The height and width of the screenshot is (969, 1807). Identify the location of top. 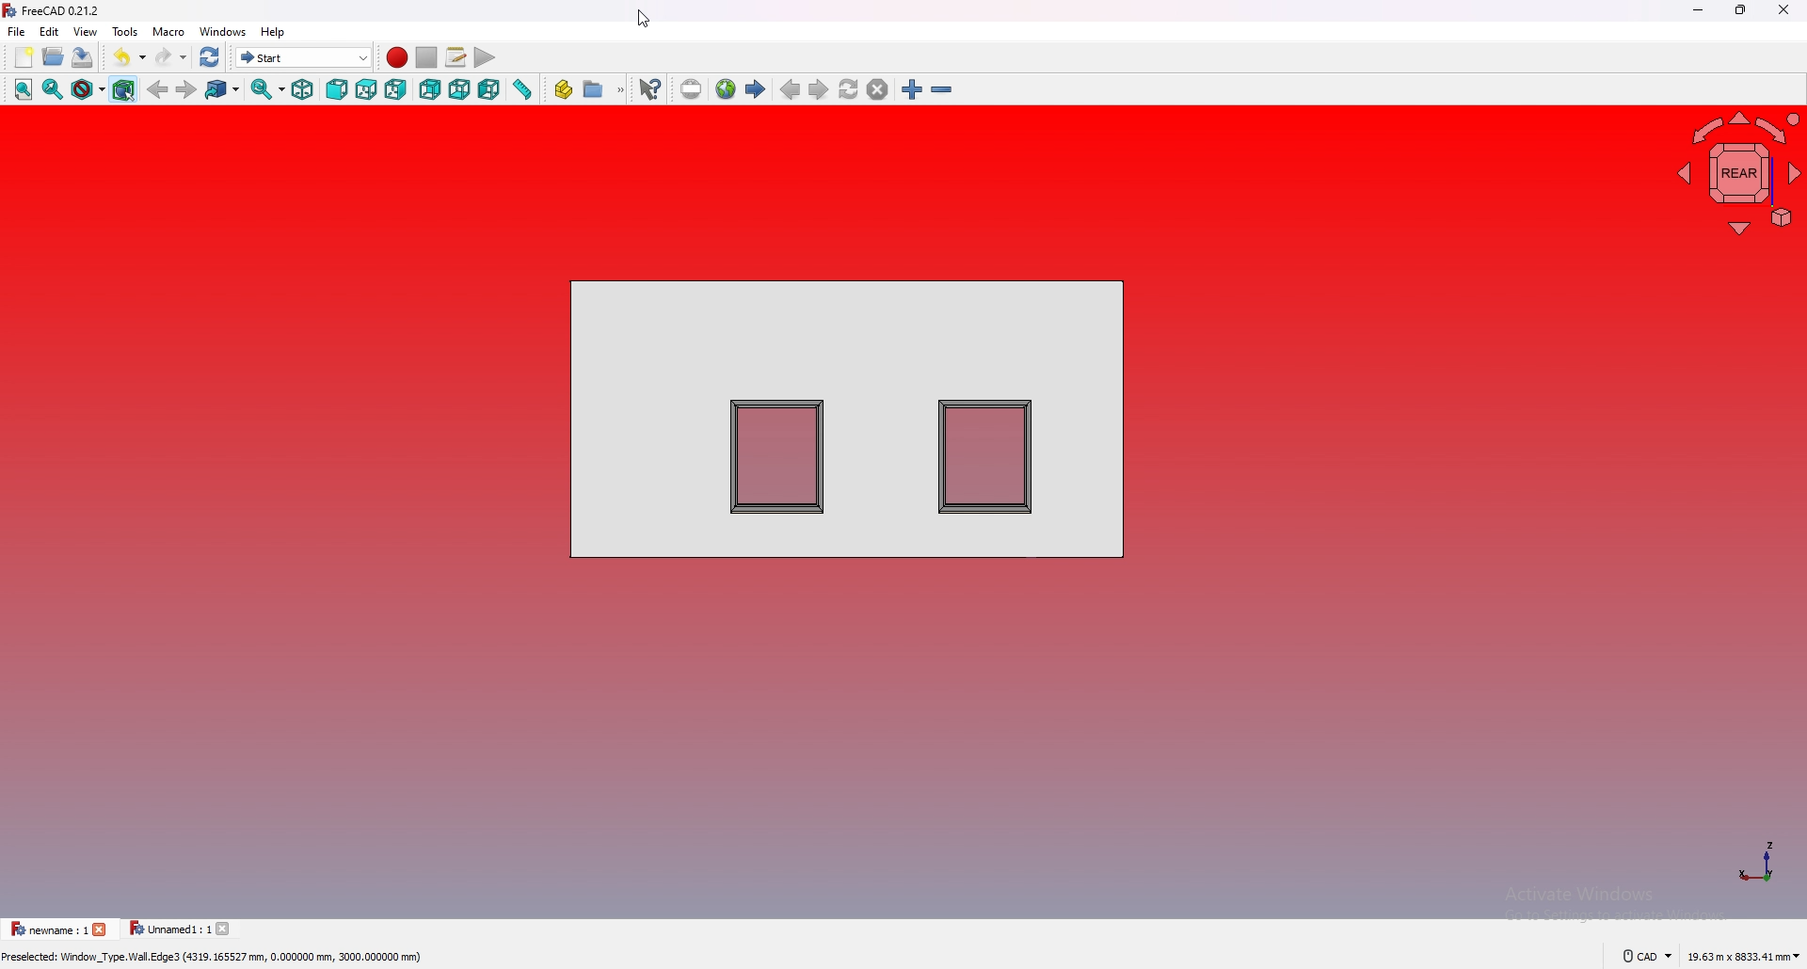
(366, 89).